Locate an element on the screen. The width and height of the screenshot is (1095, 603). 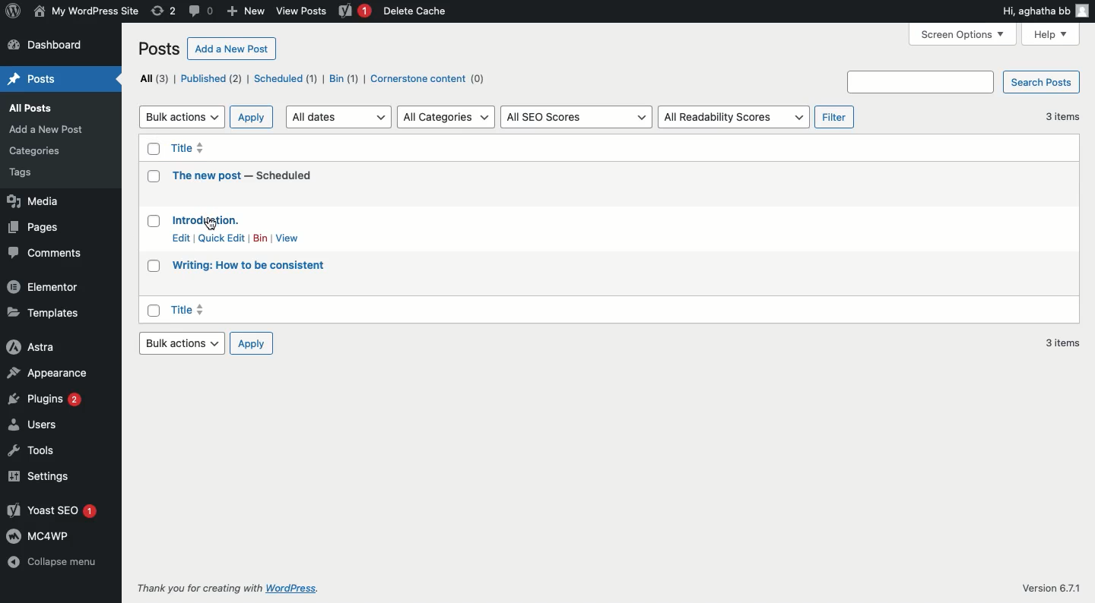
Templates is located at coordinates (43, 311).